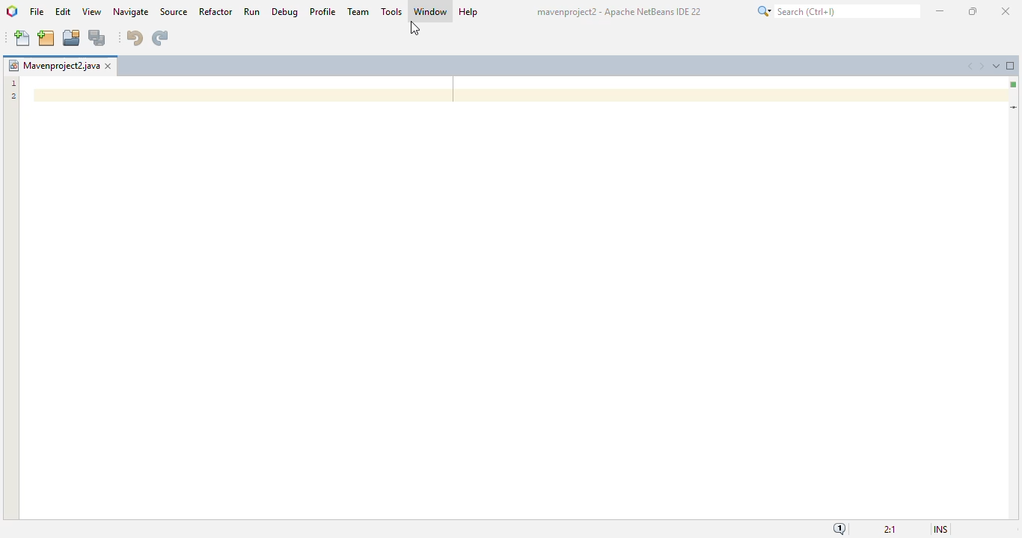 Image resolution: width=1022 pixels, height=538 pixels. I want to click on save all, so click(97, 38).